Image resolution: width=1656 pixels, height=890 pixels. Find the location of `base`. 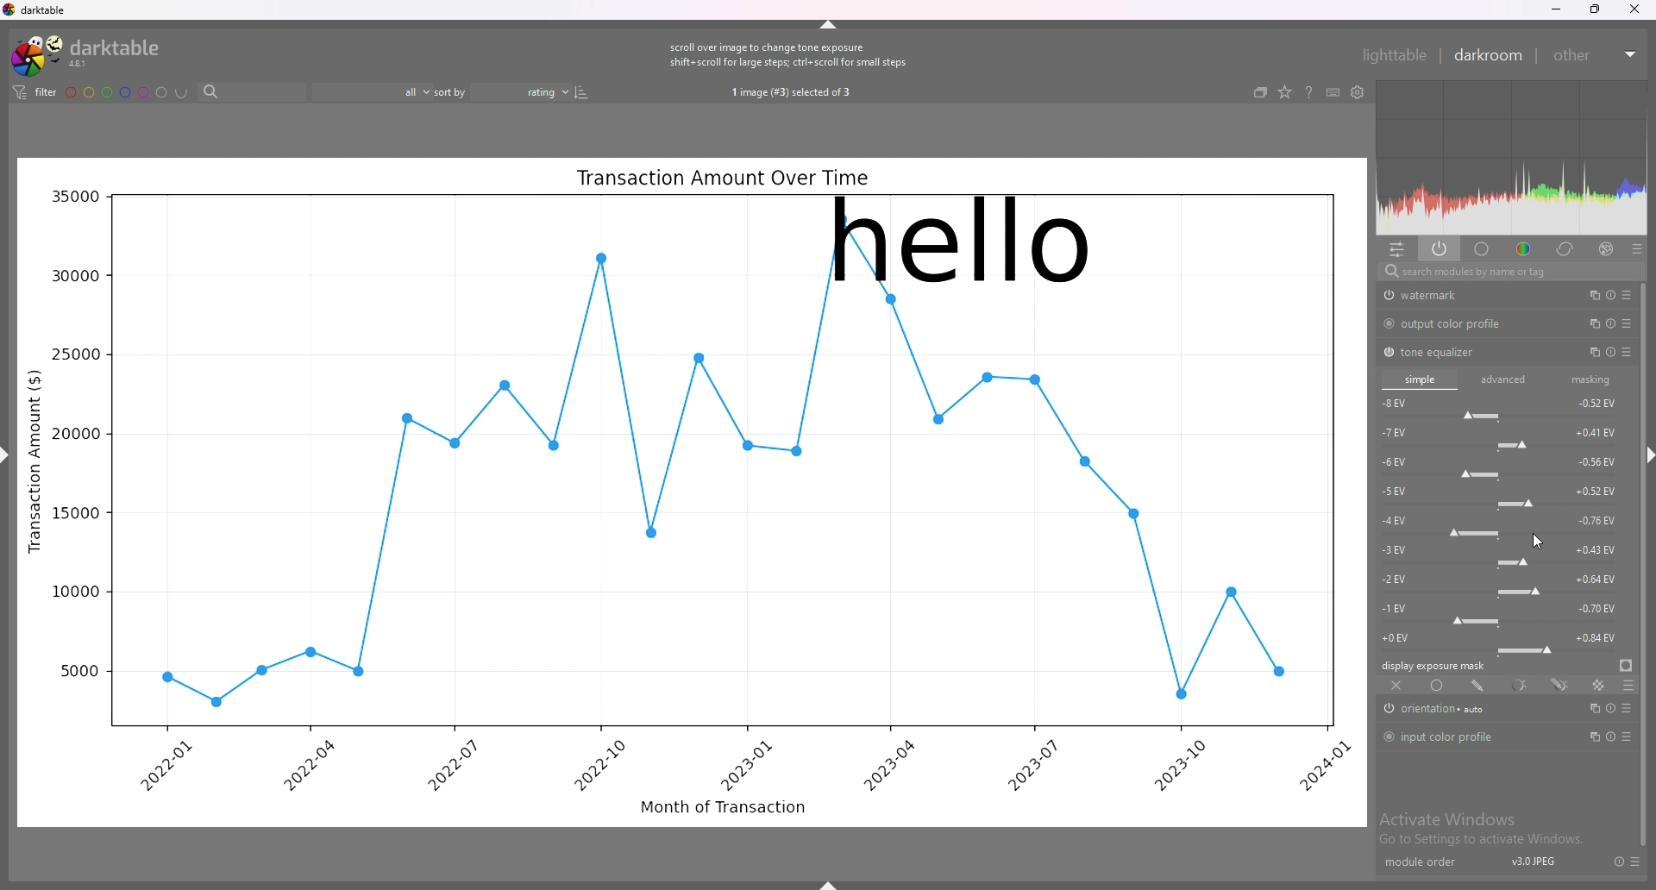

base is located at coordinates (1483, 249).